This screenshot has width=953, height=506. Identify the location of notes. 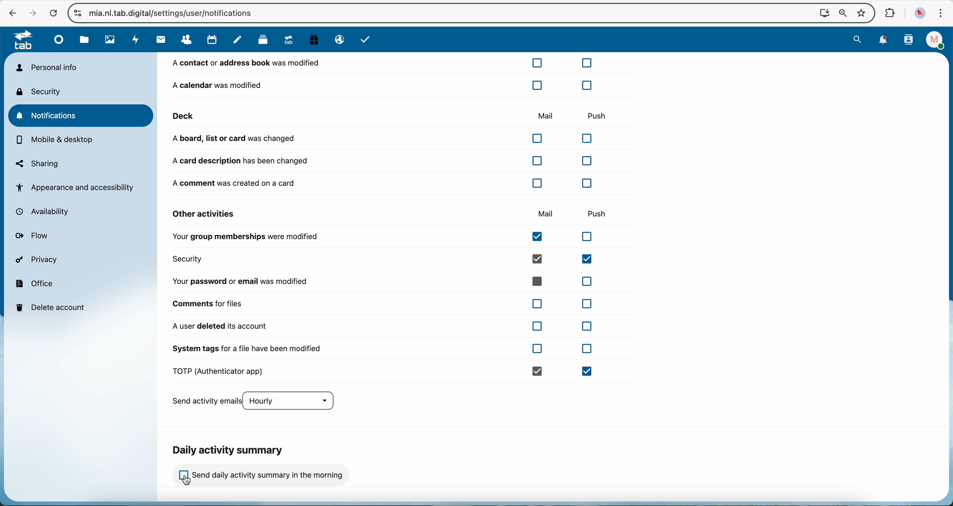
(238, 40).